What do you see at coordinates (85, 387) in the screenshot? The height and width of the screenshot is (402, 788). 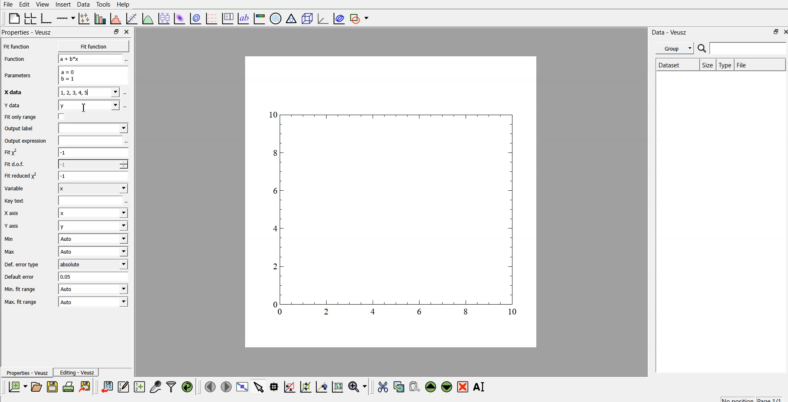 I see `print the document` at bounding box center [85, 387].